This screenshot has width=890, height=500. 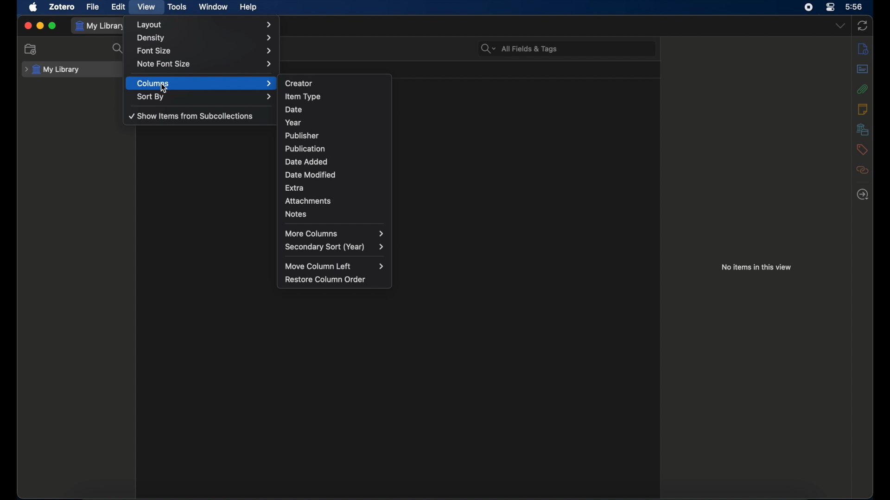 I want to click on time, so click(x=854, y=7).